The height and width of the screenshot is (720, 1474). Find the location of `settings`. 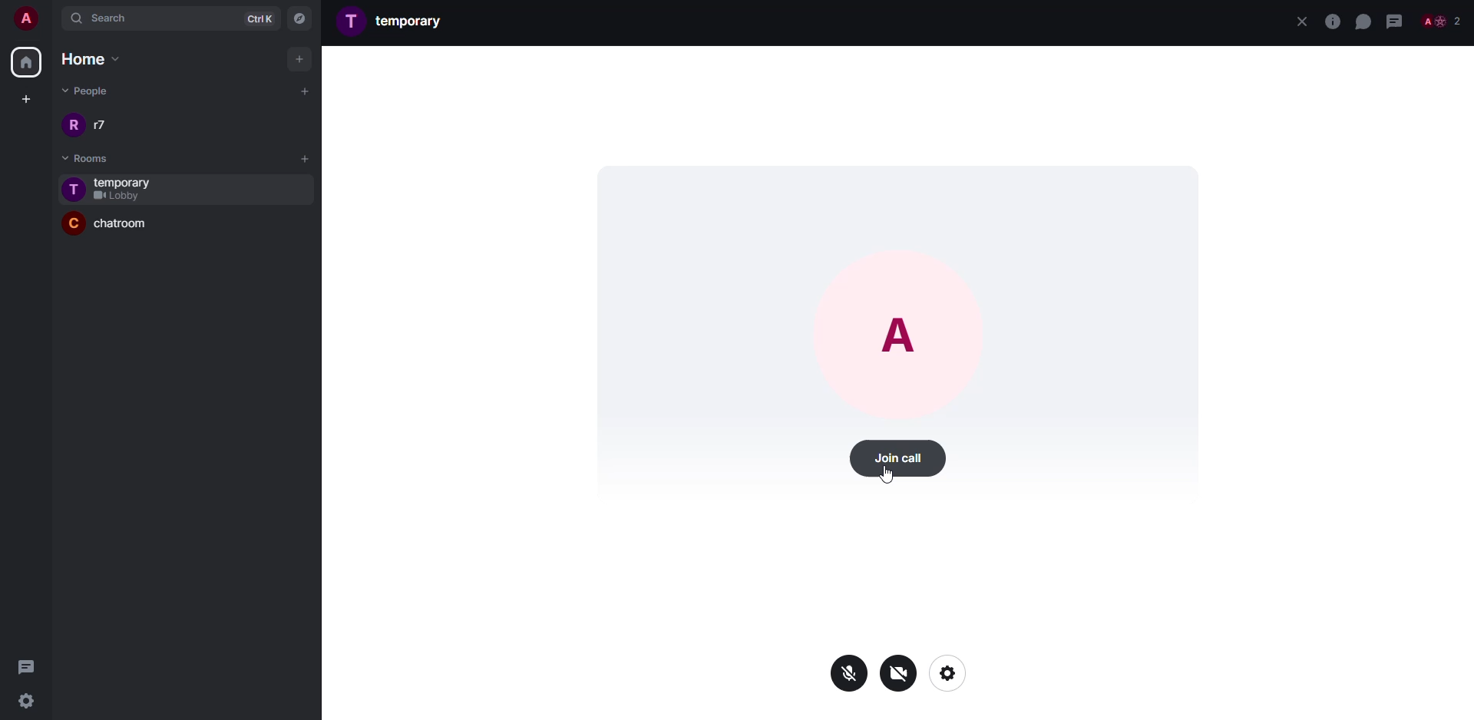

settings is located at coordinates (949, 673).